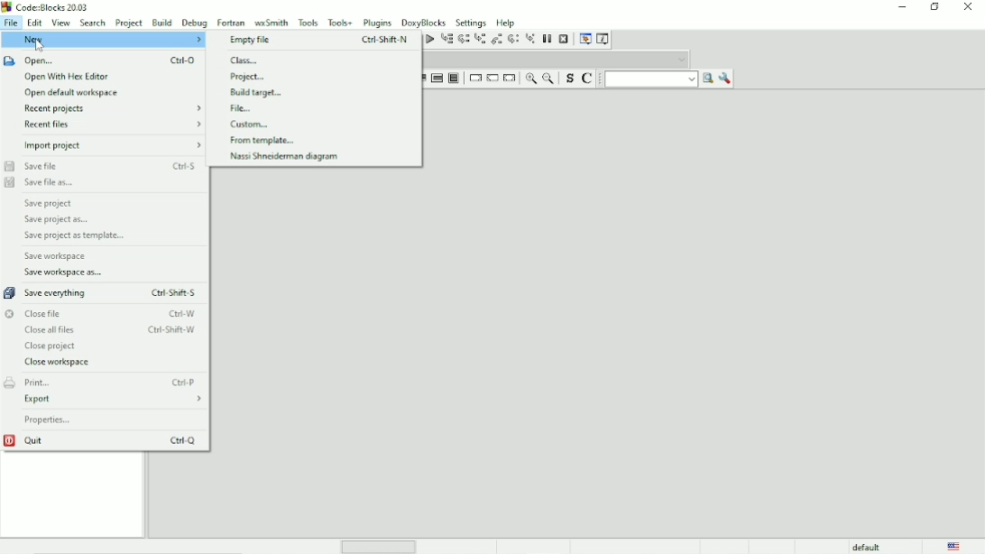 The height and width of the screenshot is (554, 985). What do you see at coordinates (56, 220) in the screenshot?
I see `Save project as` at bounding box center [56, 220].